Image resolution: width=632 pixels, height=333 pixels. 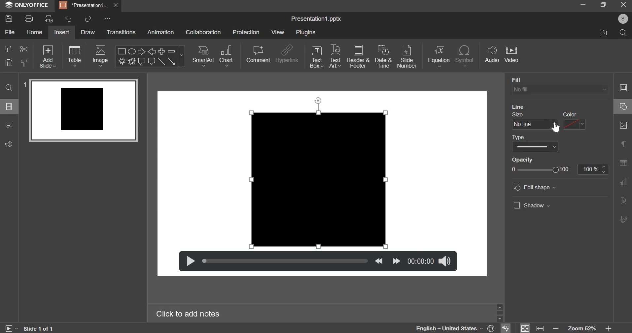 What do you see at coordinates (62, 33) in the screenshot?
I see `insert` at bounding box center [62, 33].